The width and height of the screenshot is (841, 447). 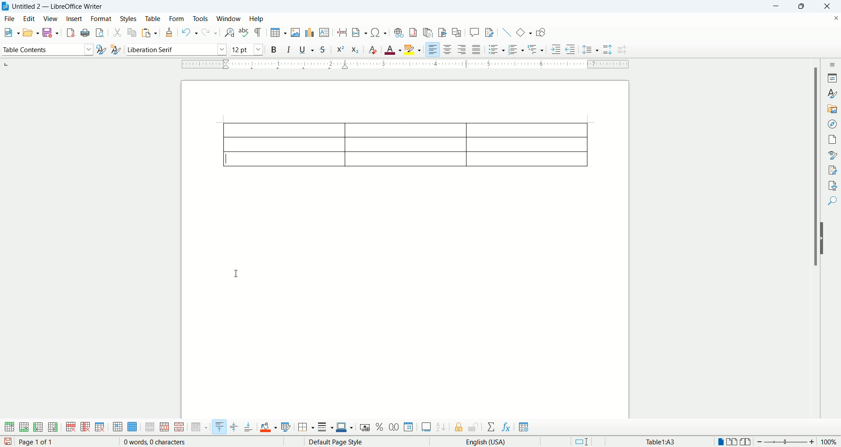 What do you see at coordinates (148, 442) in the screenshot?
I see `0 words, 0 characters` at bounding box center [148, 442].